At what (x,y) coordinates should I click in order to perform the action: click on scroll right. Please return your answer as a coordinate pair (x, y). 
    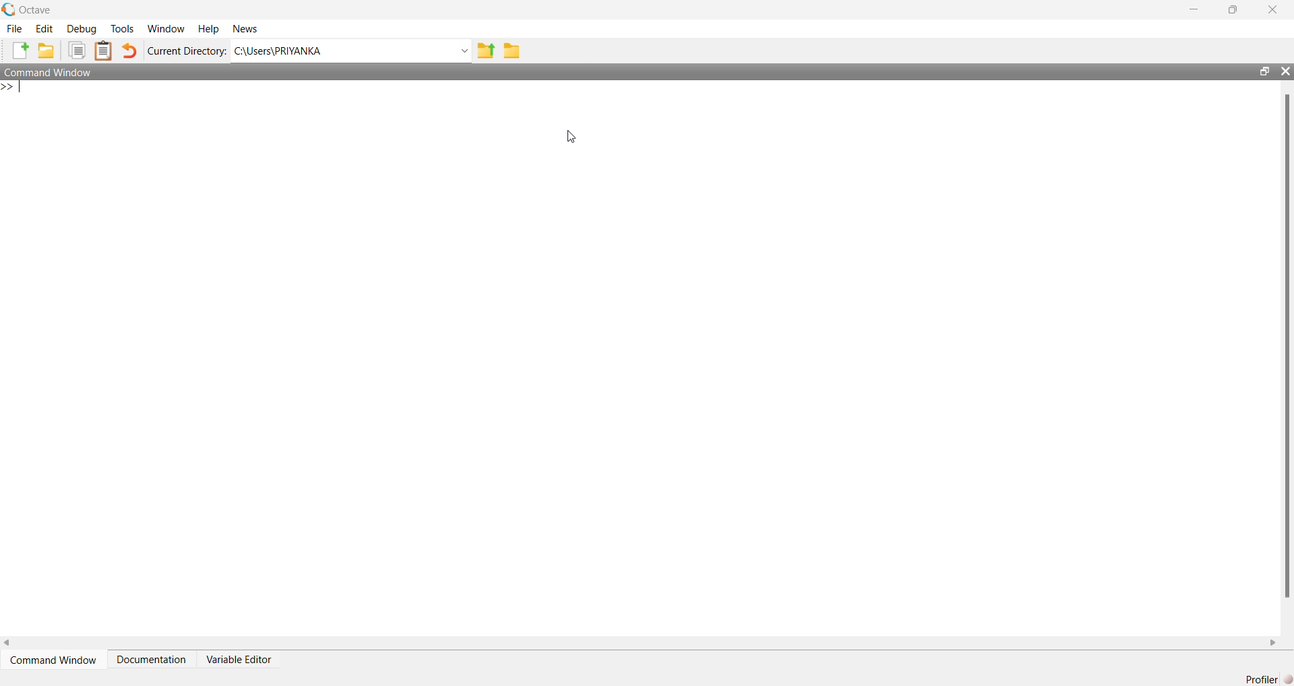
    Looking at the image, I should click on (1273, 644).